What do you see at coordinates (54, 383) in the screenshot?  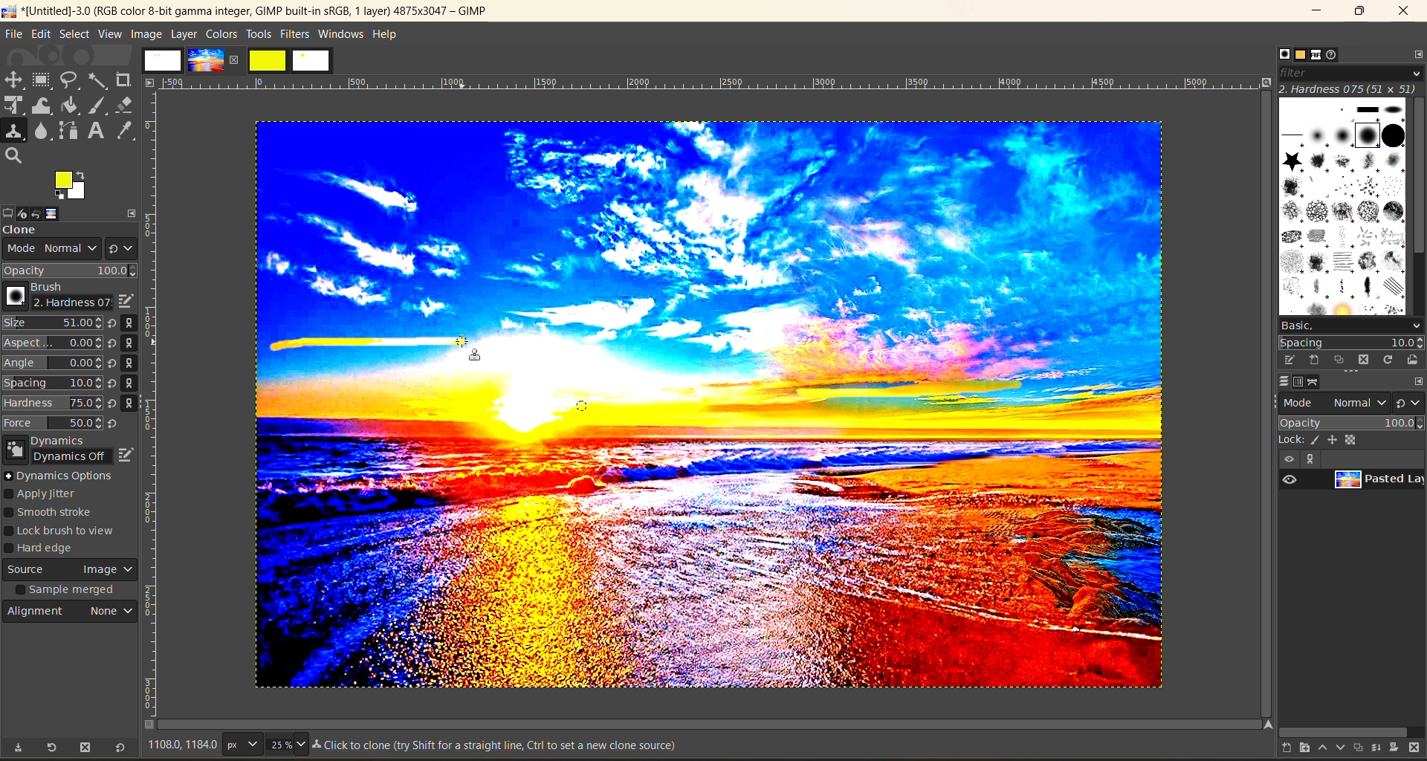 I see `Spacing 10.02` at bounding box center [54, 383].